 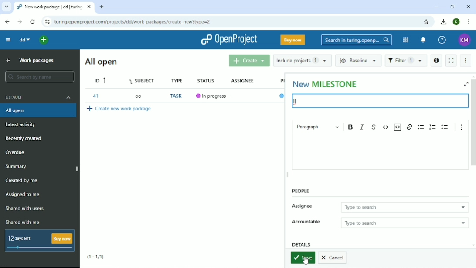 I want to click on Search by name, so click(x=40, y=76).